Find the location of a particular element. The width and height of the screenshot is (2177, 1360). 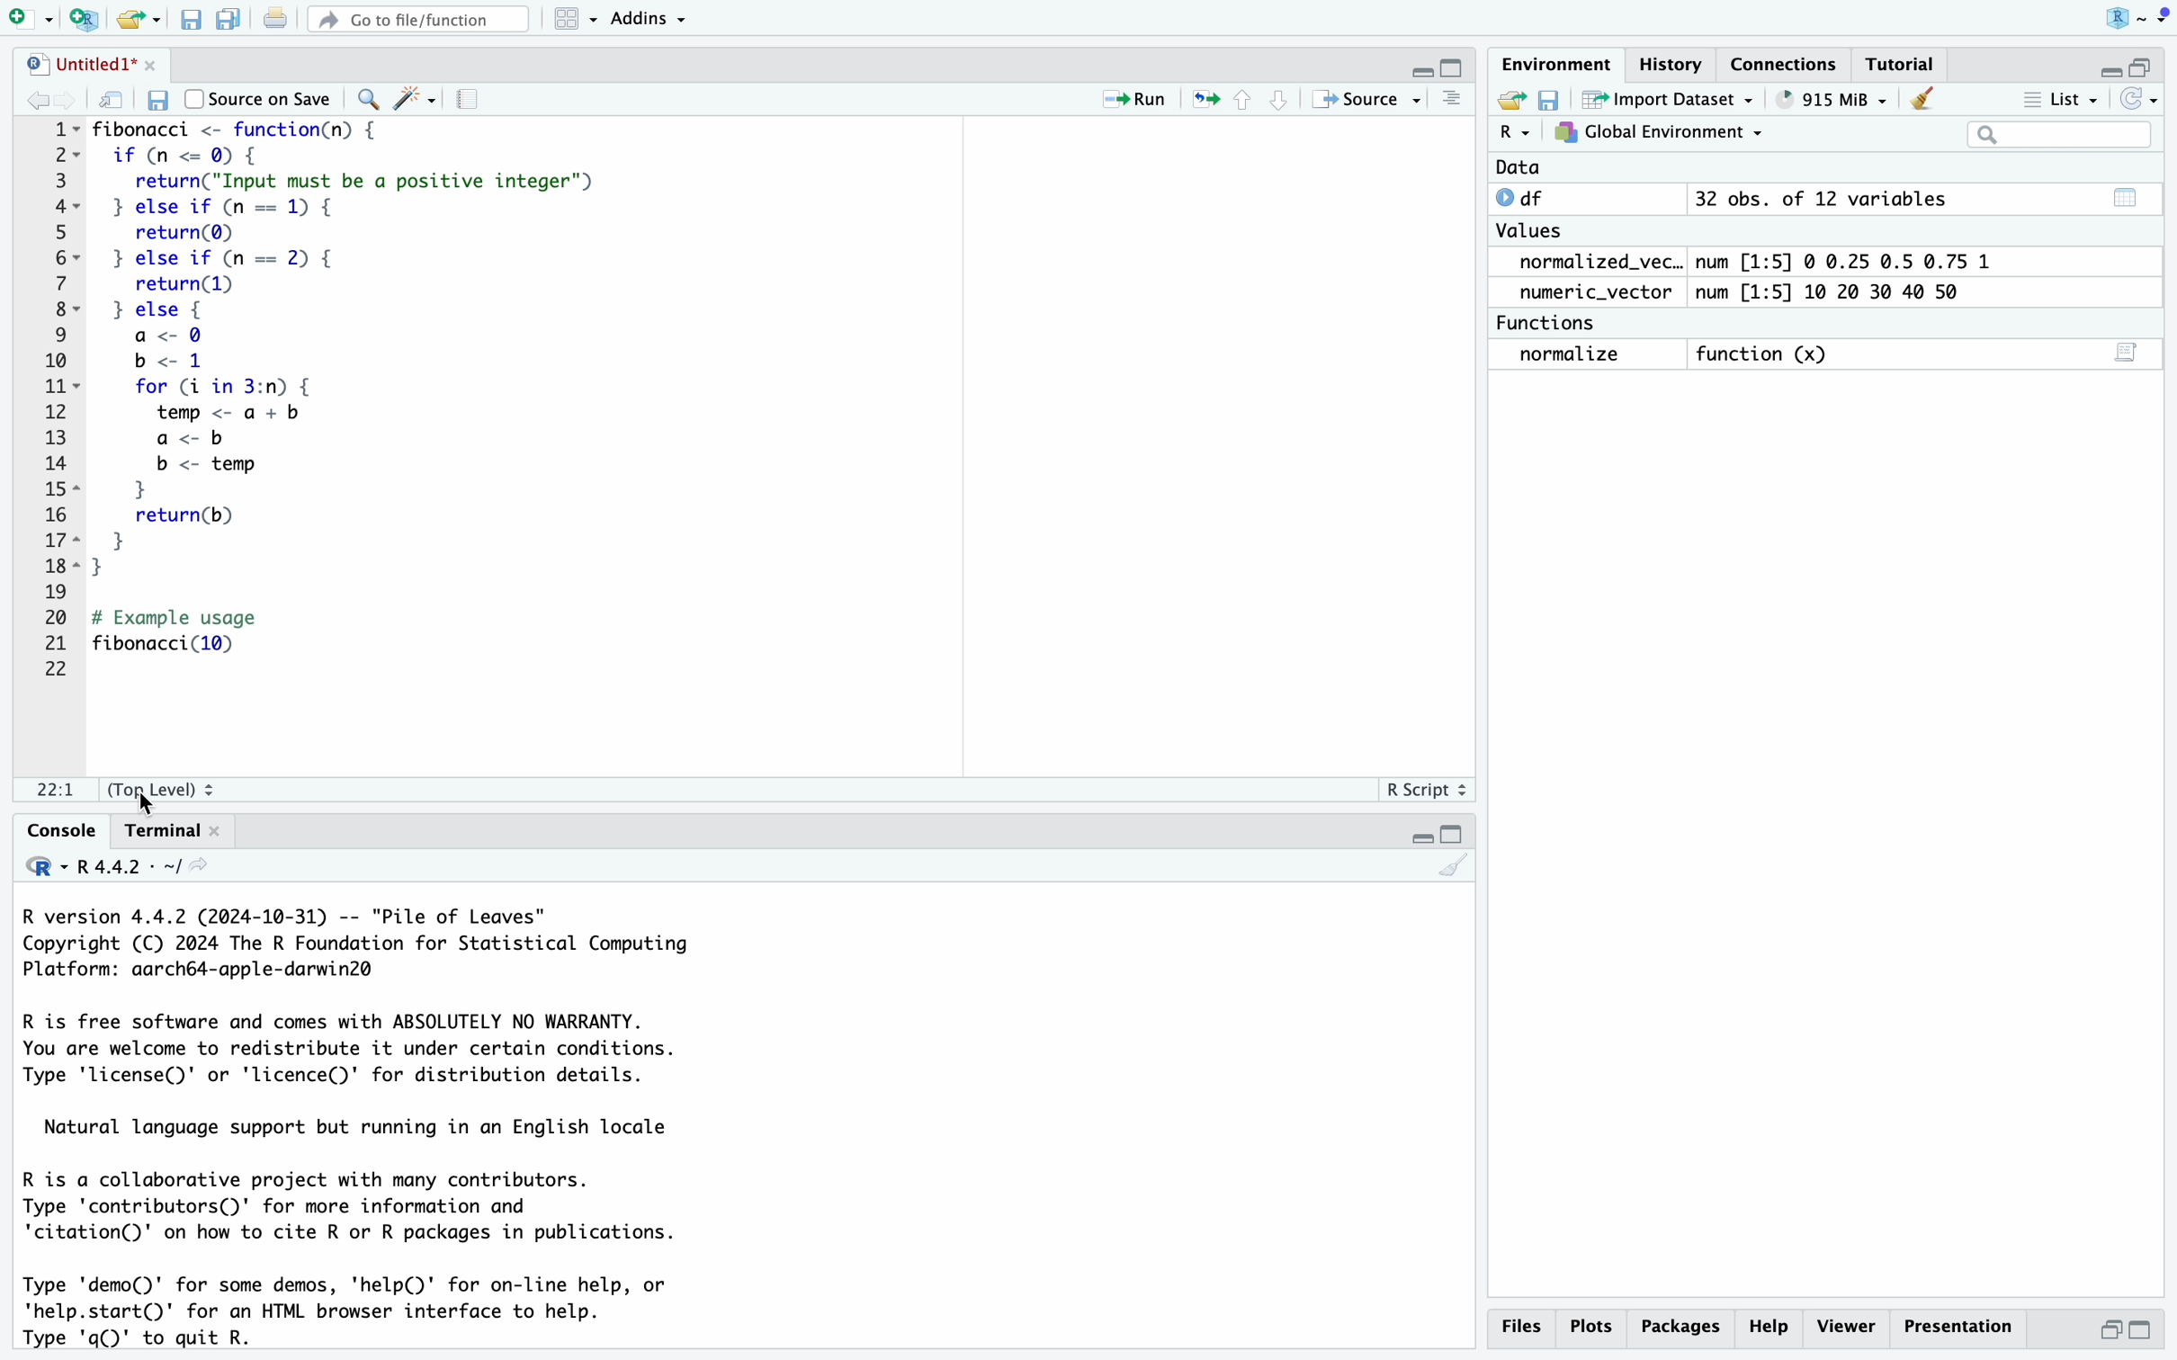

source is located at coordinates (1366, 98).